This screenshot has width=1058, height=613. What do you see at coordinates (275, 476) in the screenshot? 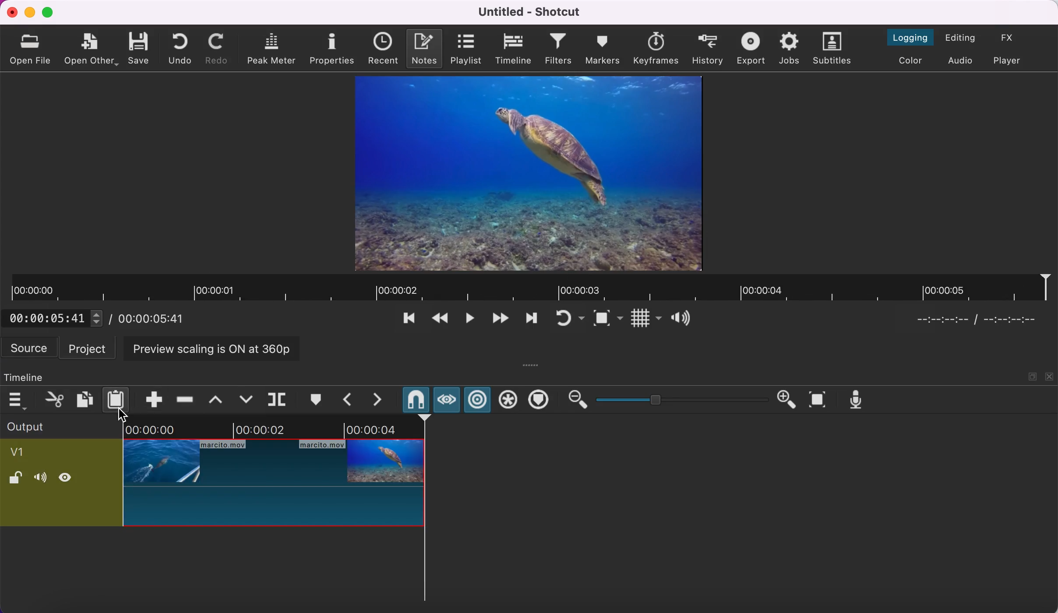
I see `cropped clip` at bounding box center [275, 476].